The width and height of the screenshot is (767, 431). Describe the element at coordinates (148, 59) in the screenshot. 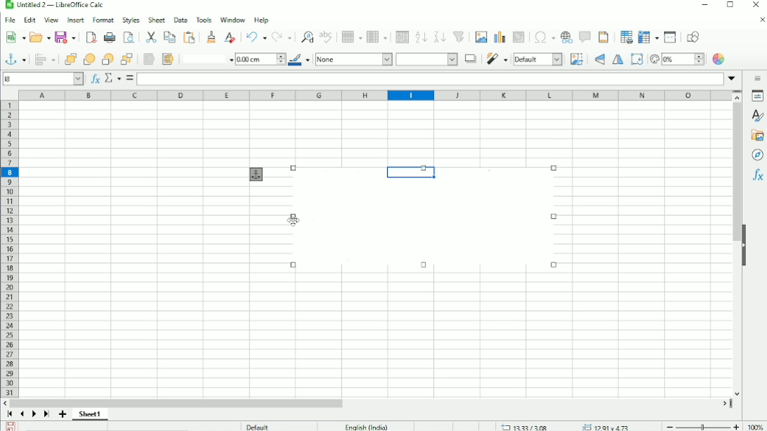

I see `To foreground` at that location.